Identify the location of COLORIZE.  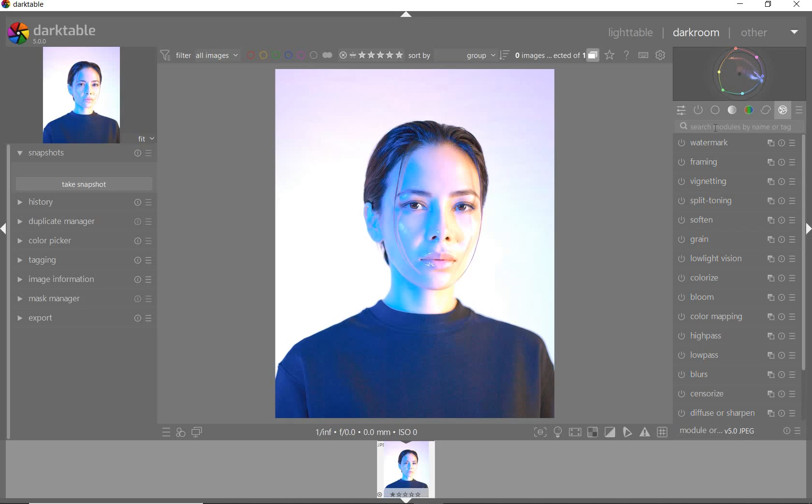
(736, 278).